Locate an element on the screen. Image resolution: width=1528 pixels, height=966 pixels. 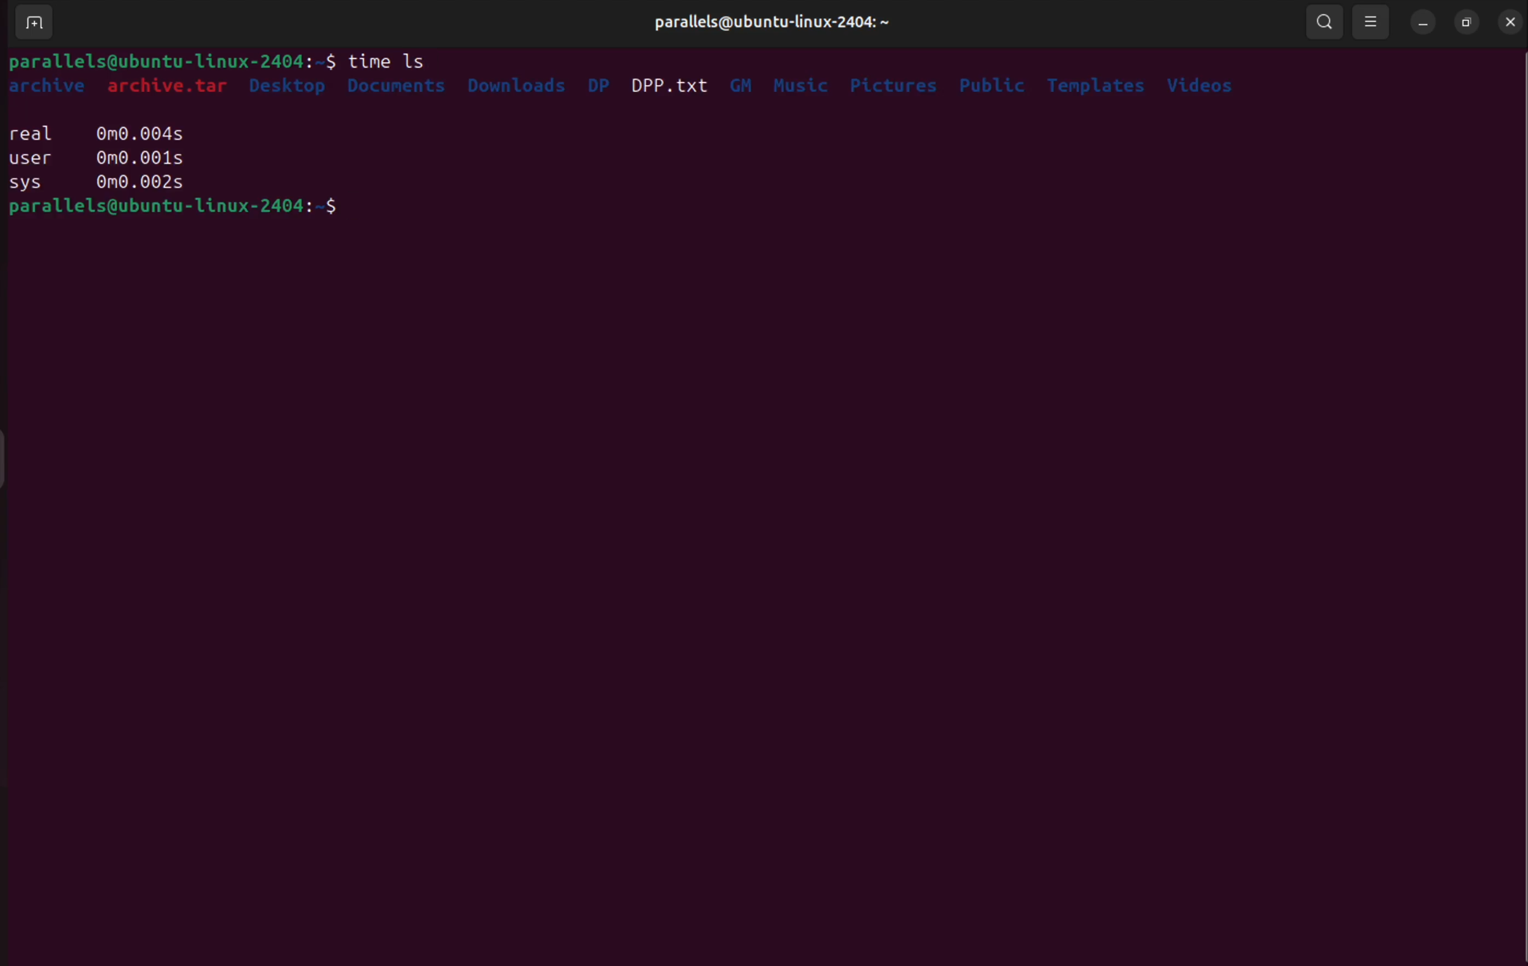
resize is located at coordinates (1468, 22).